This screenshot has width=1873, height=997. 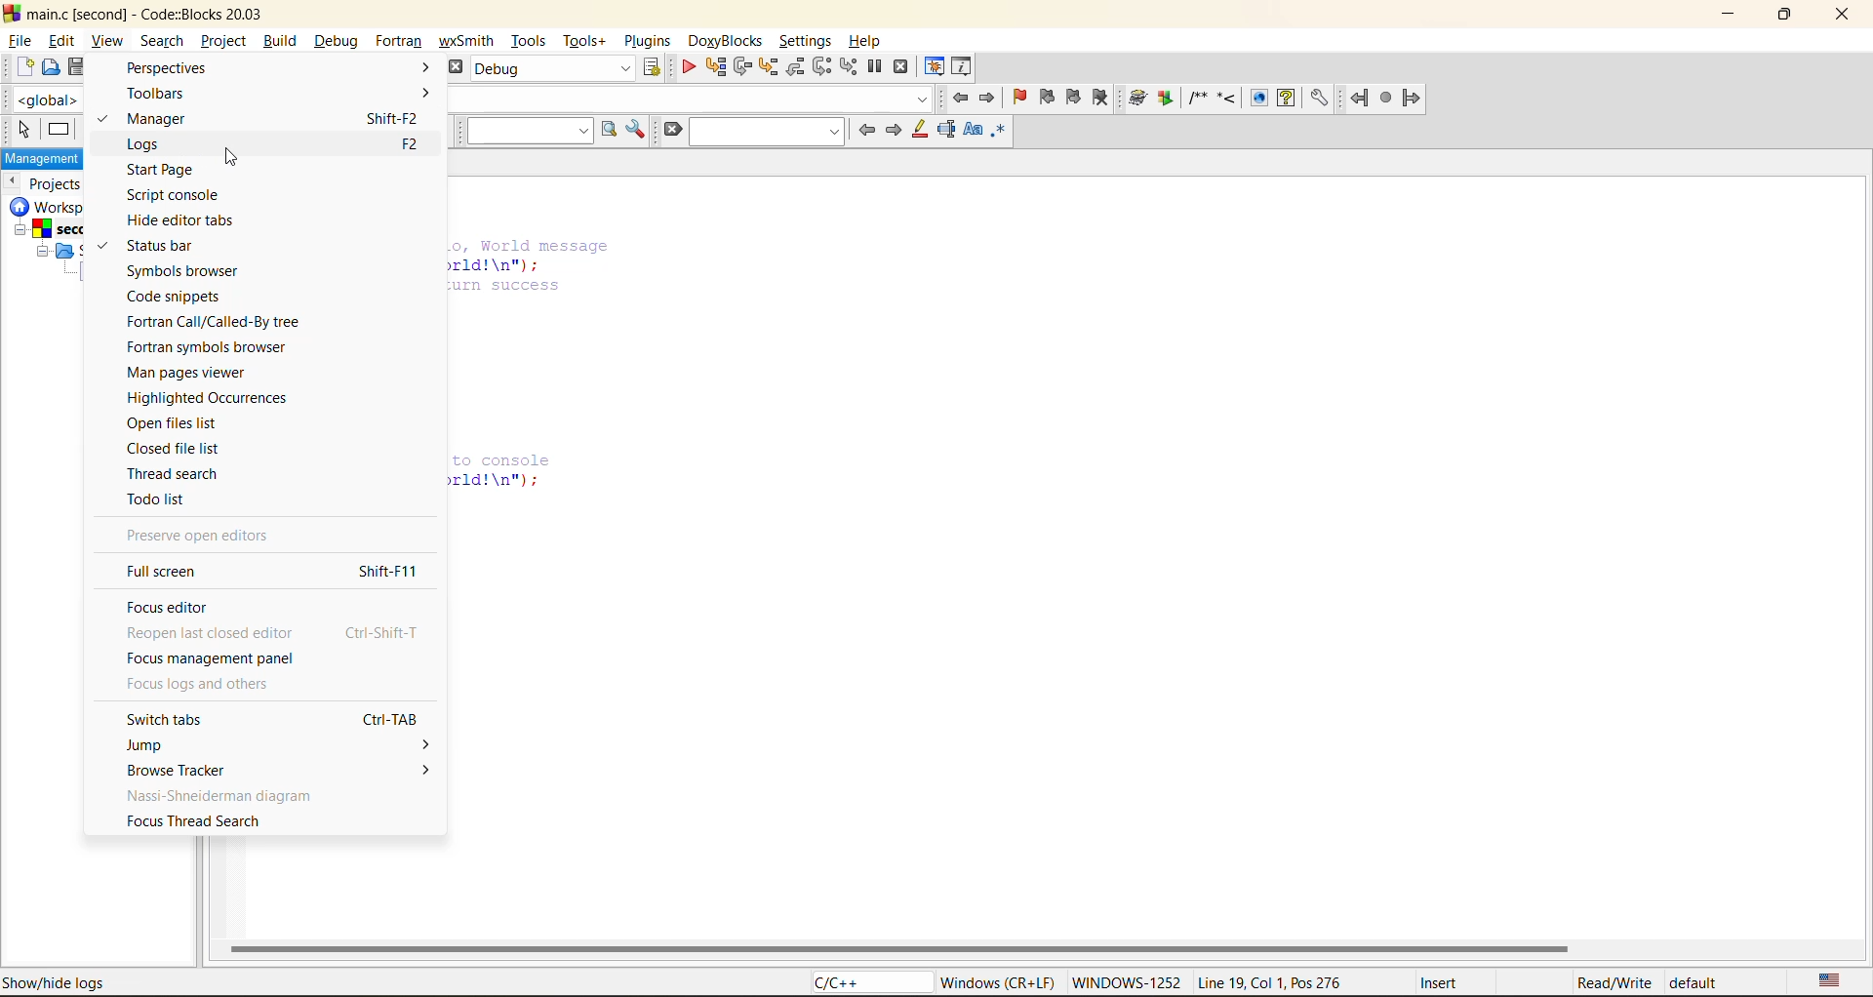 I want to click on previous bookmark, so click(x=1047, y=97).